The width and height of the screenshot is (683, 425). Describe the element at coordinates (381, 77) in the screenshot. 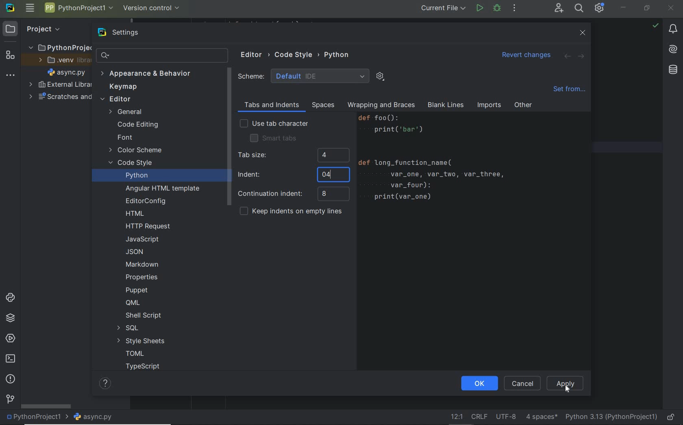

I see `SHOW SCHEME ACTIONS` at that location.